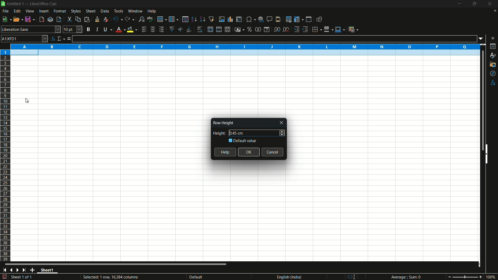  I want to click on save, so click(4, 277).